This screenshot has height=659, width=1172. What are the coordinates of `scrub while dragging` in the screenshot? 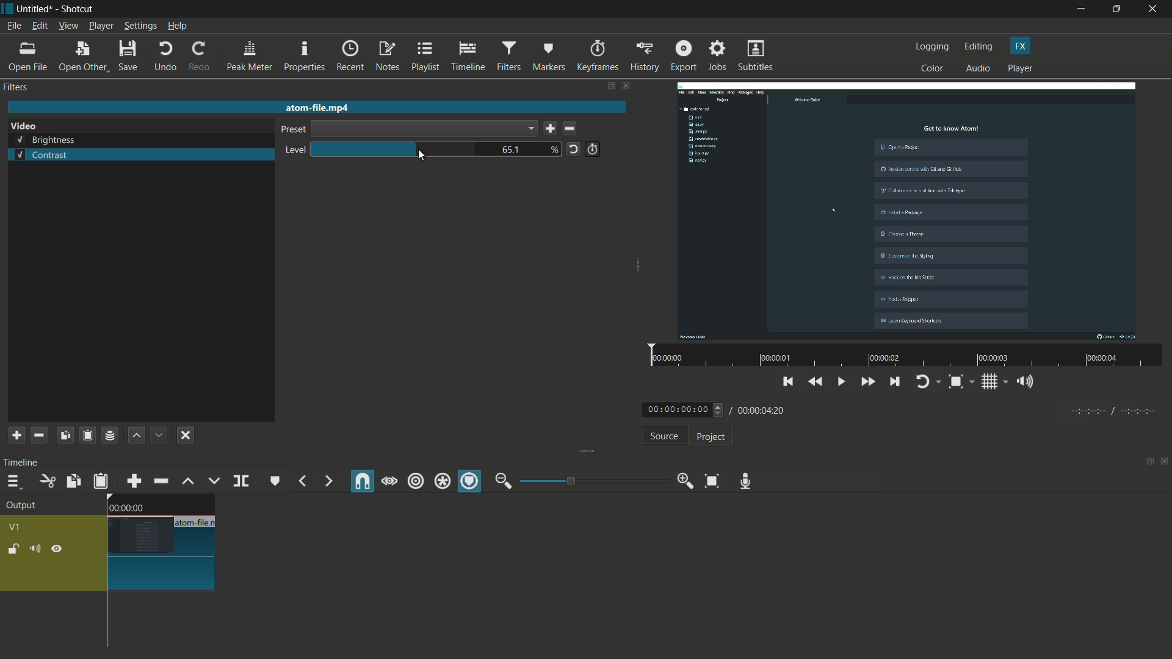 It's located at (389, 481).